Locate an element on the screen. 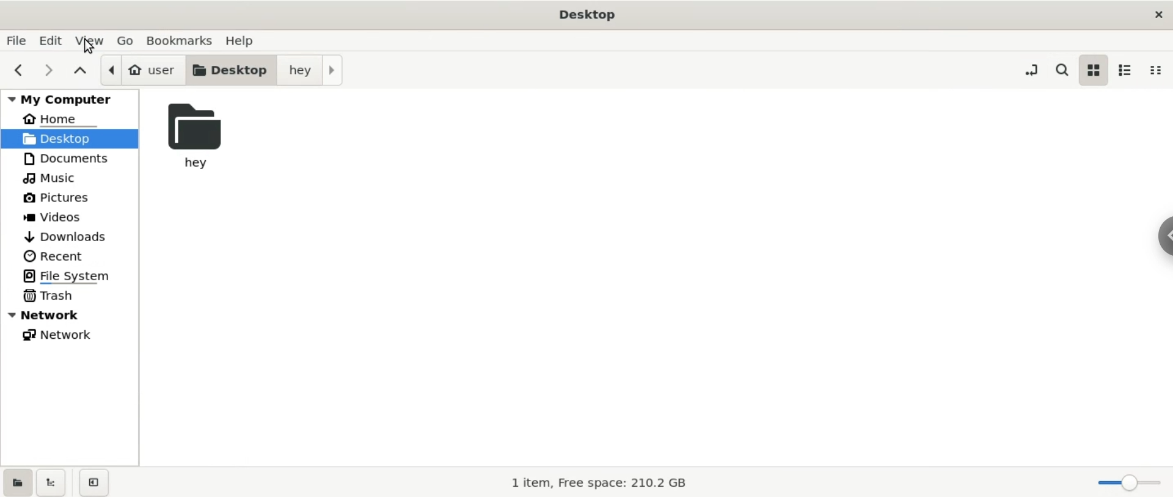 This screenshot has height=497, width=1173. parent folders is located at coordinates (81, 69).